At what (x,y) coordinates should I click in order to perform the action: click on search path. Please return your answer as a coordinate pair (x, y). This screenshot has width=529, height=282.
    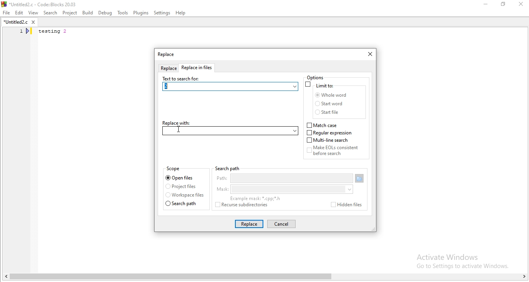
    Looking at the image, I should click on (227, 169).